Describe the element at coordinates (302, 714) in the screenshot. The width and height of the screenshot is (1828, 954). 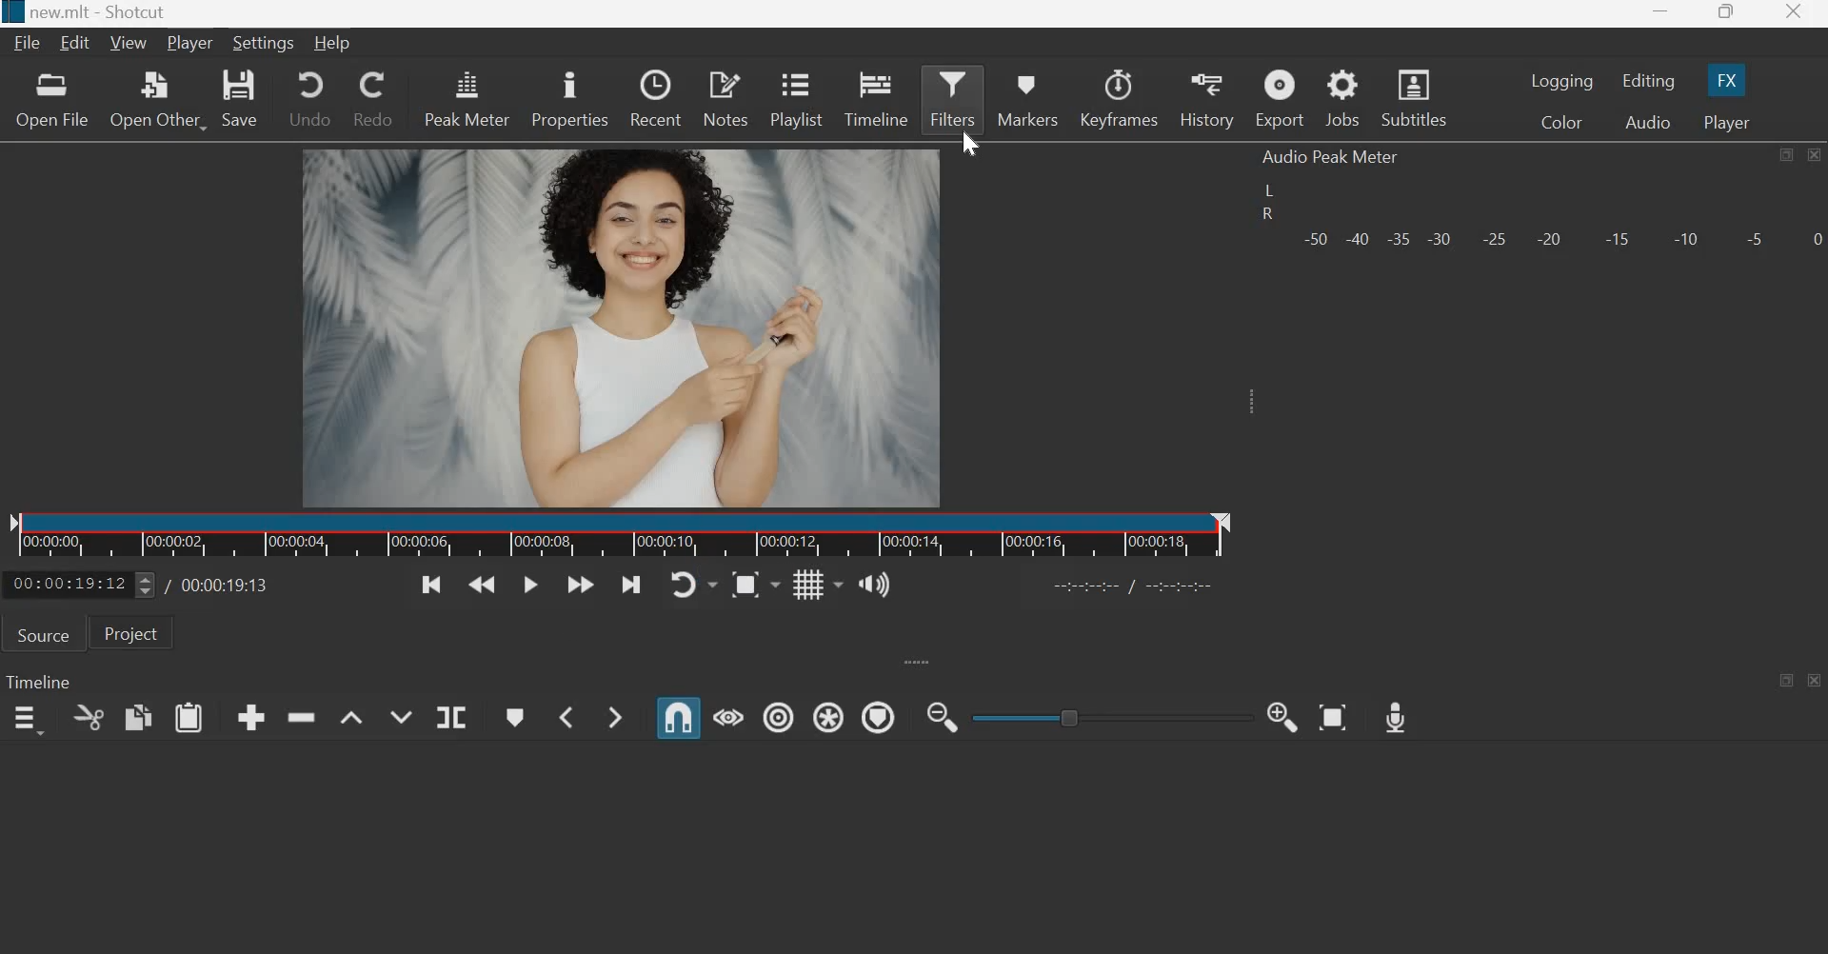
I see `ripple delete` at that location.